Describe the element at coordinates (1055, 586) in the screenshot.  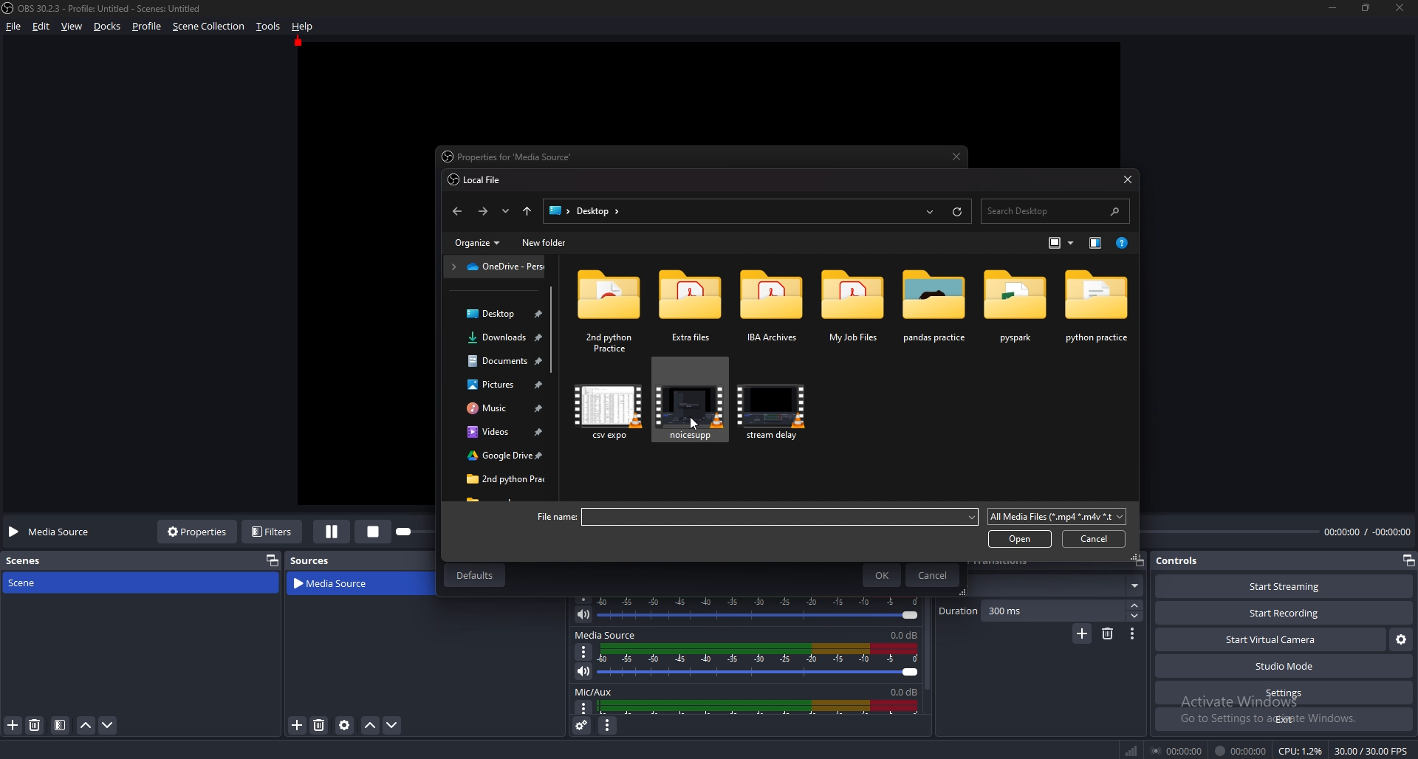
I see `fade` at that location.